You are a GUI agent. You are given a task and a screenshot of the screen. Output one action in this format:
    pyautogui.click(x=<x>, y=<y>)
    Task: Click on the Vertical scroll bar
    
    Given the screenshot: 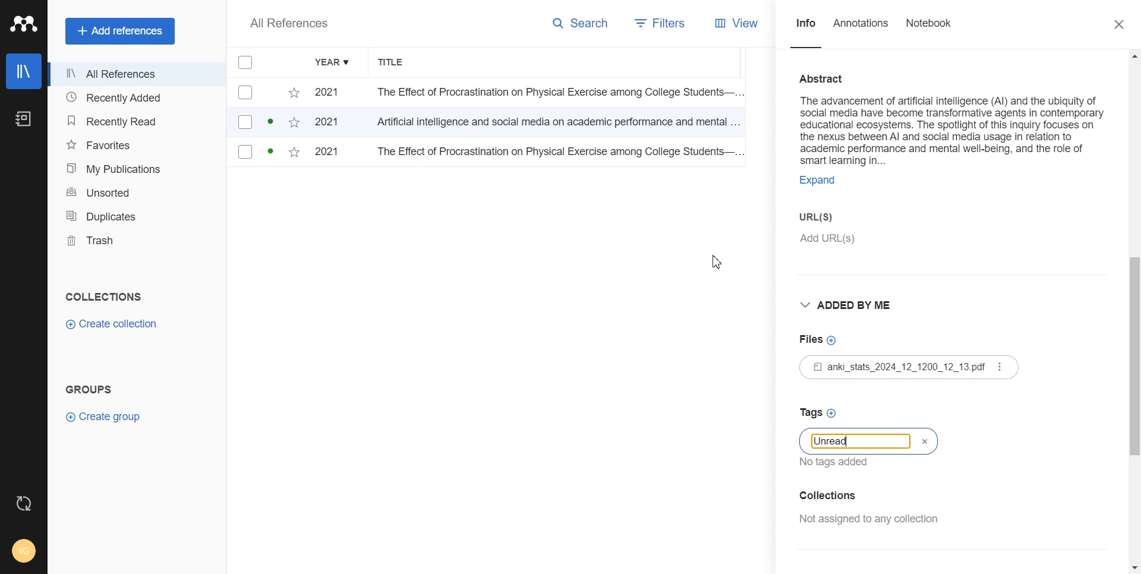 What is the action you would take?
    pyautogui.click(x=1134, y=310)
    